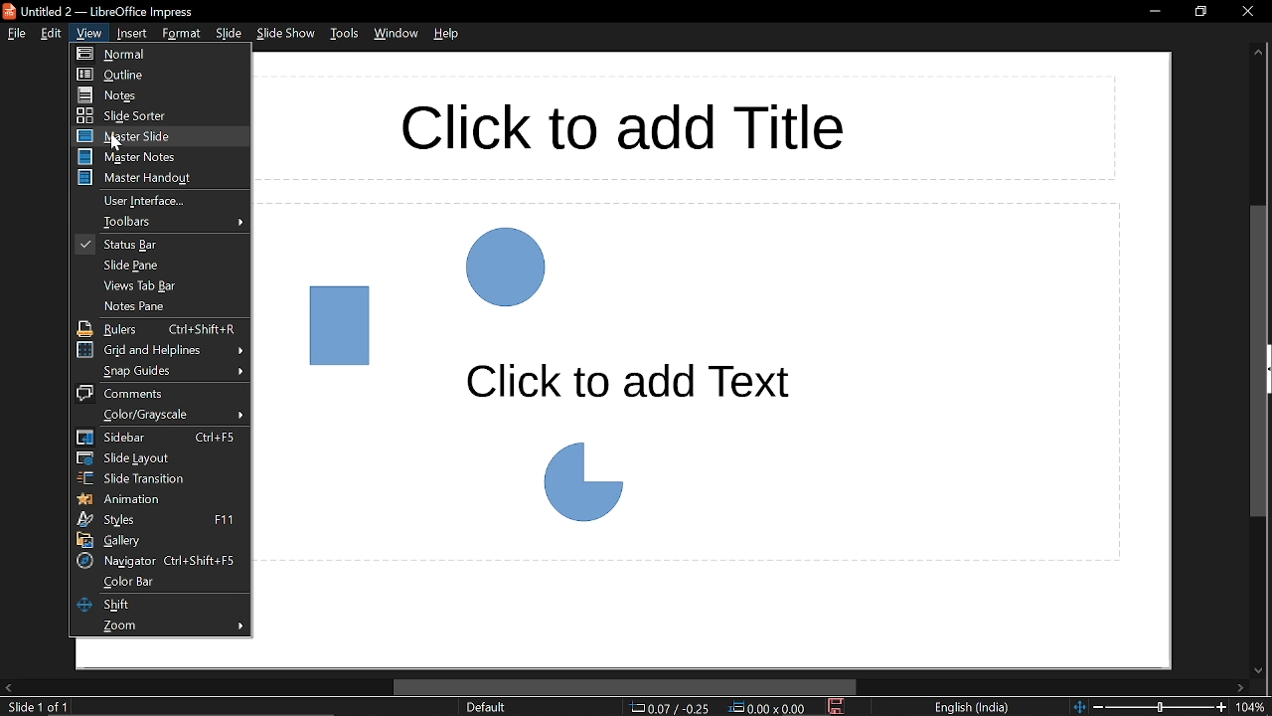 The image size is (1272, 716). I want to click on Master notes, so click(158, 157).